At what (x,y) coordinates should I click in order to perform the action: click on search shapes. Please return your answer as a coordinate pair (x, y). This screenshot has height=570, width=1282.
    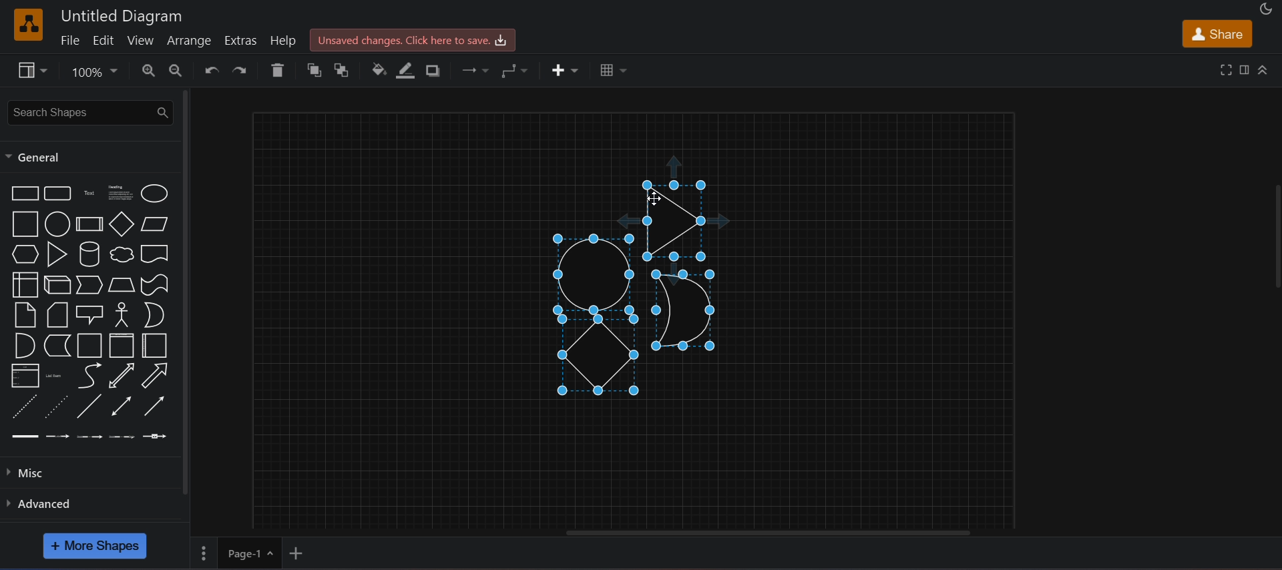
    Looking at the image, I should click on (89, 111).